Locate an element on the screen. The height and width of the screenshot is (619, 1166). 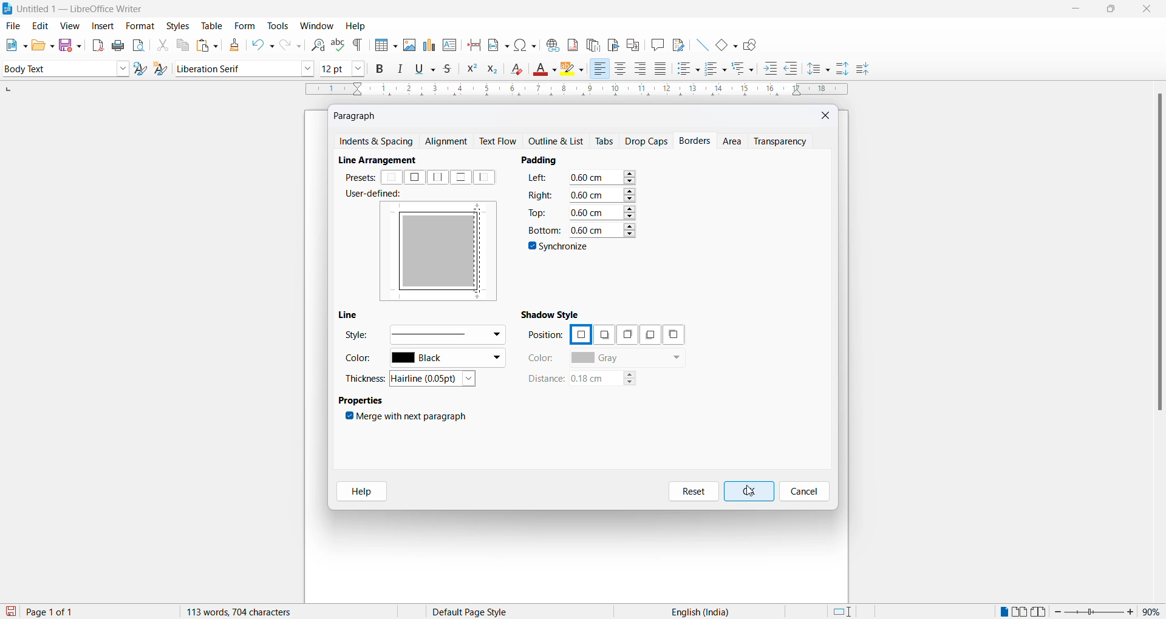
value is located at coordinates (602, 229).